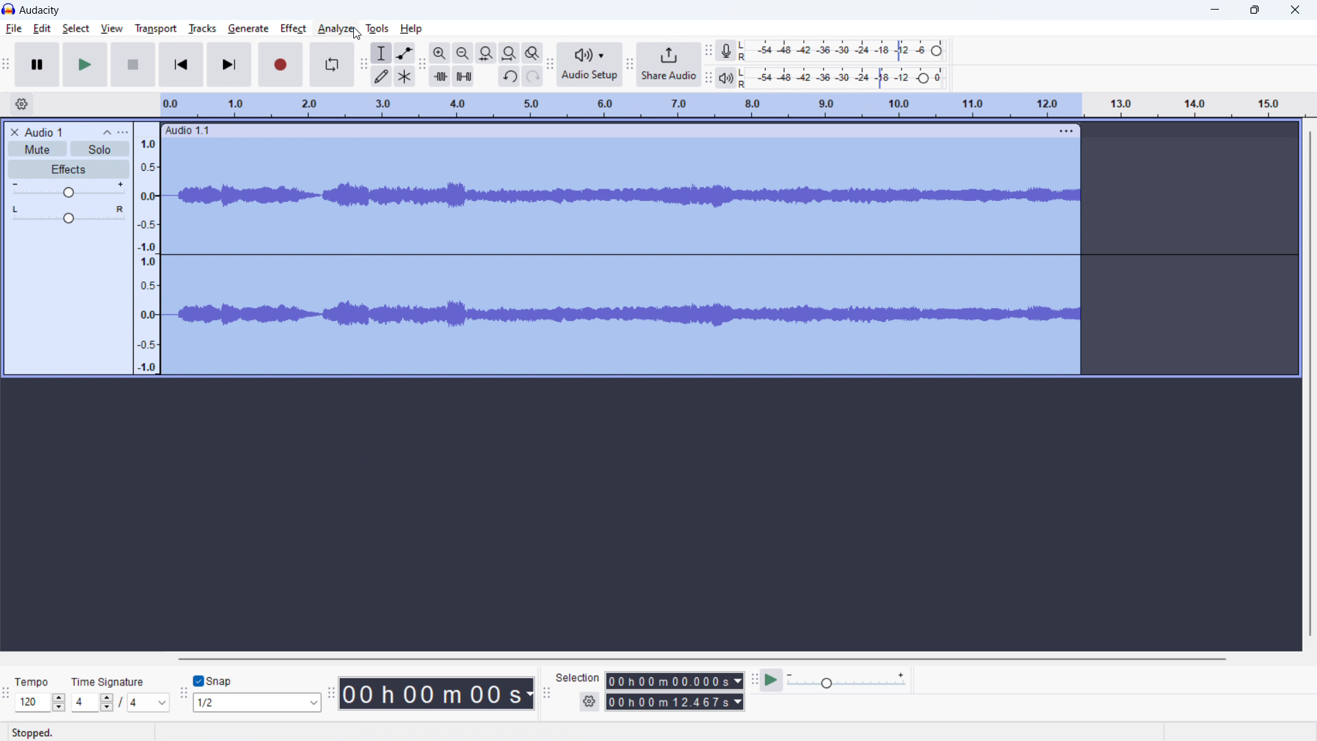 Image resolution: width=1317 pixels, height=741 pixels. What do you see at coordinates (1255, 10) in the screenshot?
I see `maximize` at bounding box center [1255, 10].